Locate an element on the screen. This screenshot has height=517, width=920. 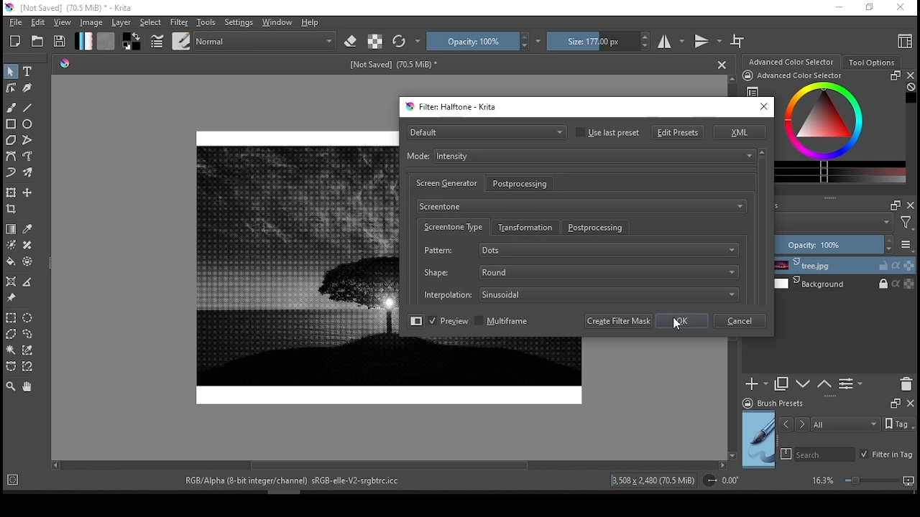
XML is located at coordinates (740, 132).